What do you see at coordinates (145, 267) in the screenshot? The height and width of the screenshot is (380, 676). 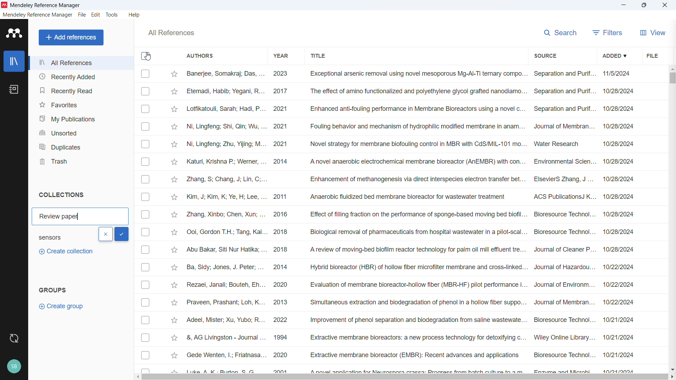 I see `Select respective publication` at bounding box center [145, 267].